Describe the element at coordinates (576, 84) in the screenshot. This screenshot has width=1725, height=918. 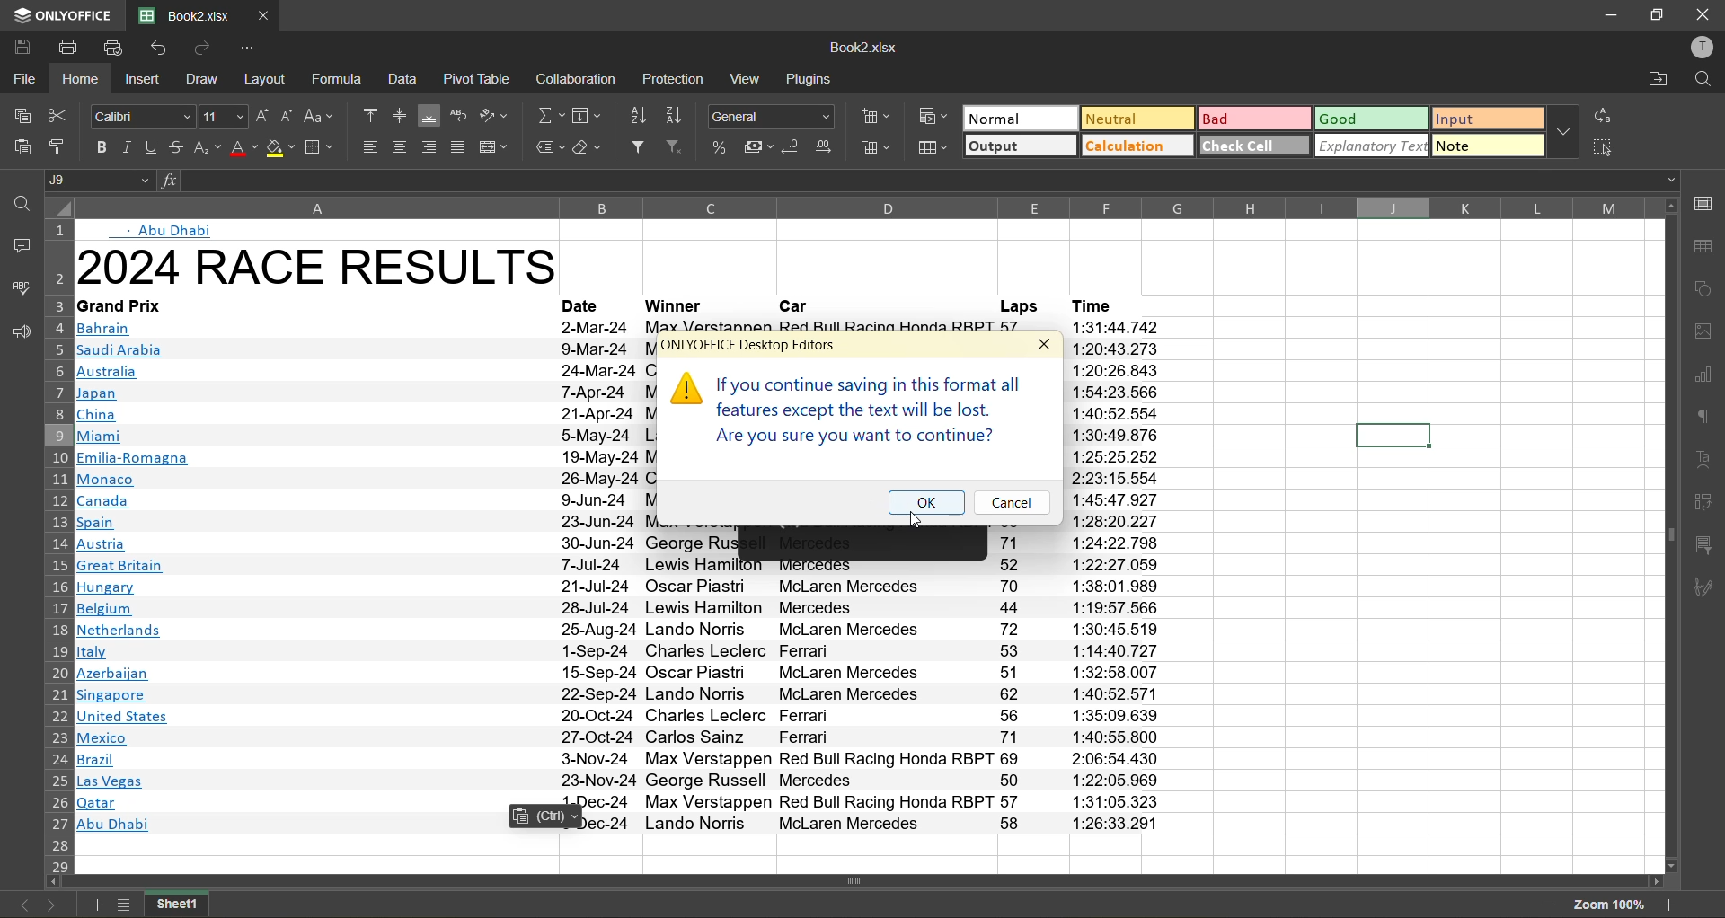
I see `collaboration` at that location.